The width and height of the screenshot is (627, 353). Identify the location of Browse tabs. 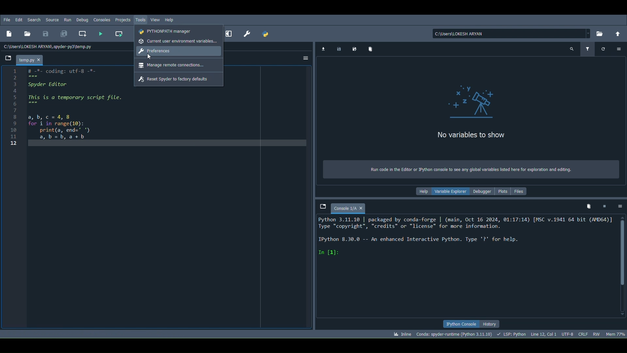
(7, 59).